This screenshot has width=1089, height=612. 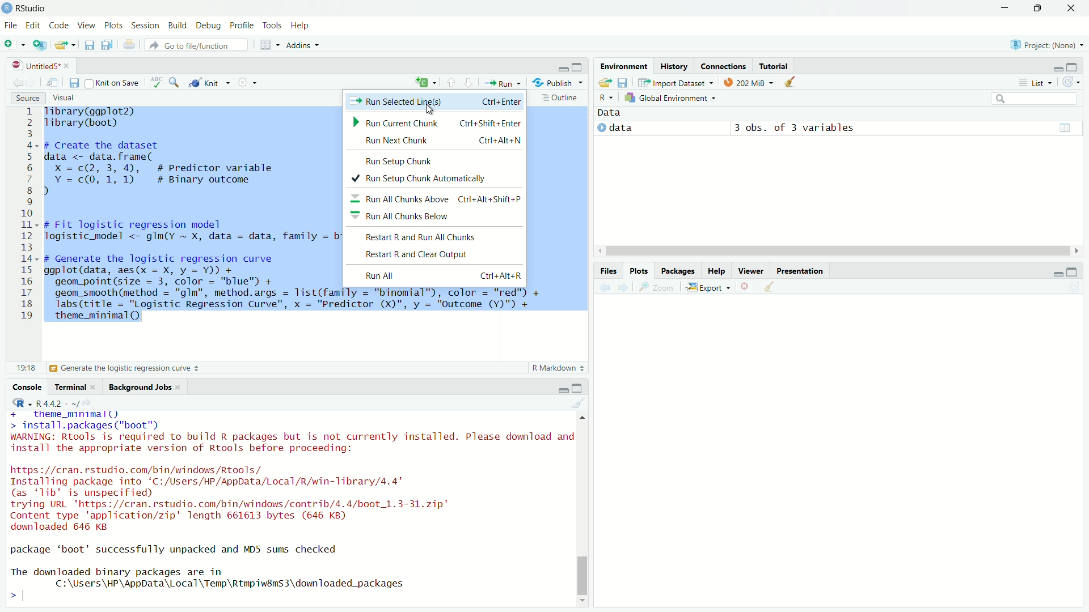 I want to click on Search bar, so click(x=1035, y=99).